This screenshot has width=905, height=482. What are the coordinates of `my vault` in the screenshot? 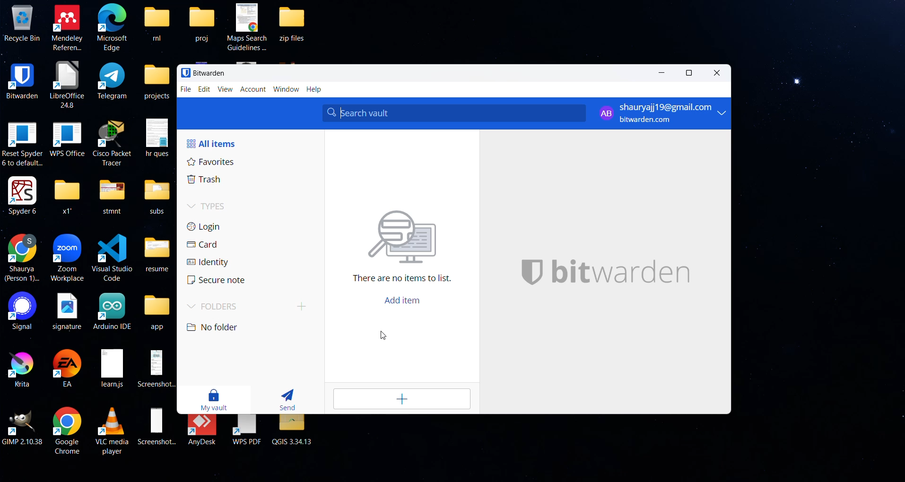 It's located at (217, 397).